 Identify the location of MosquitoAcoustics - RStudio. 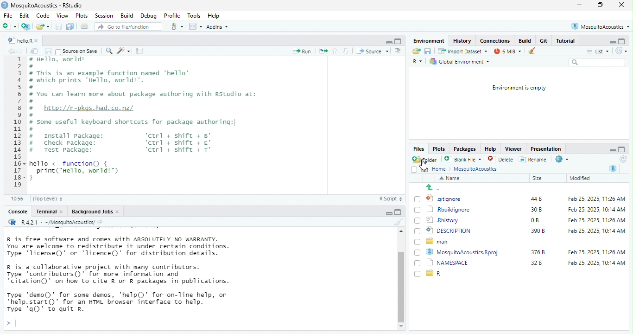
(48, 6).